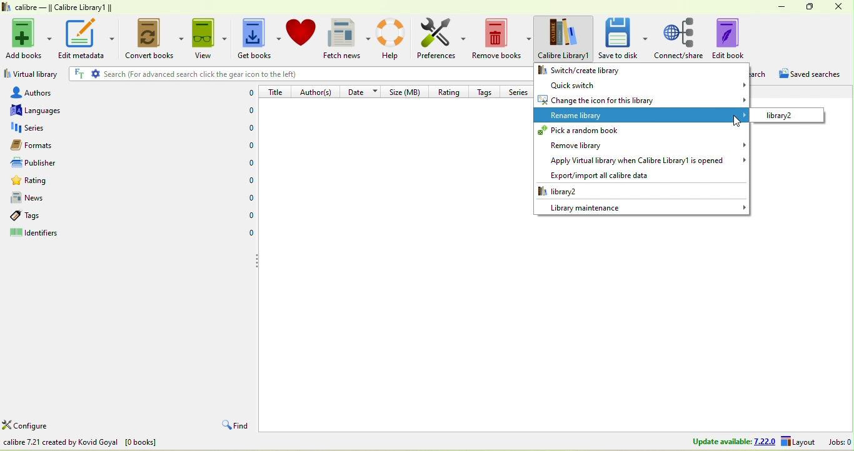 This screenshot has width=854, height=451. What do you see at coordinates (442, 39) in the screenshot?
I see `preference` at bounding box center [442, 39].